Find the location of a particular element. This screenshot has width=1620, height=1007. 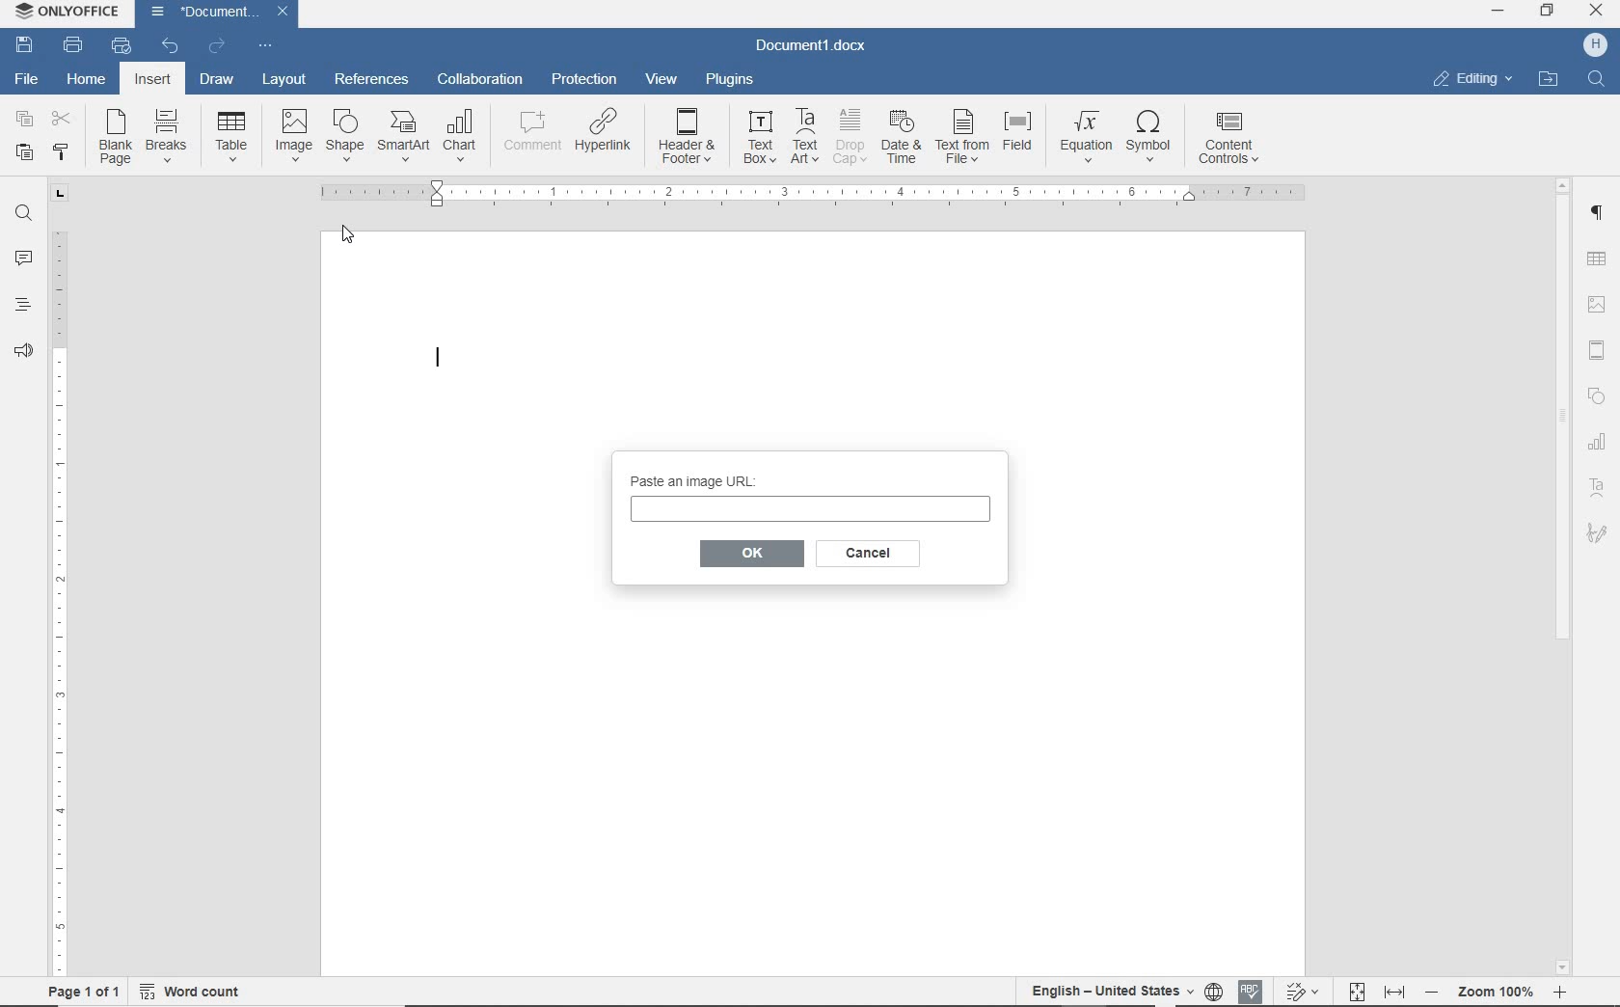

insert is located at coordinates (151, 82).